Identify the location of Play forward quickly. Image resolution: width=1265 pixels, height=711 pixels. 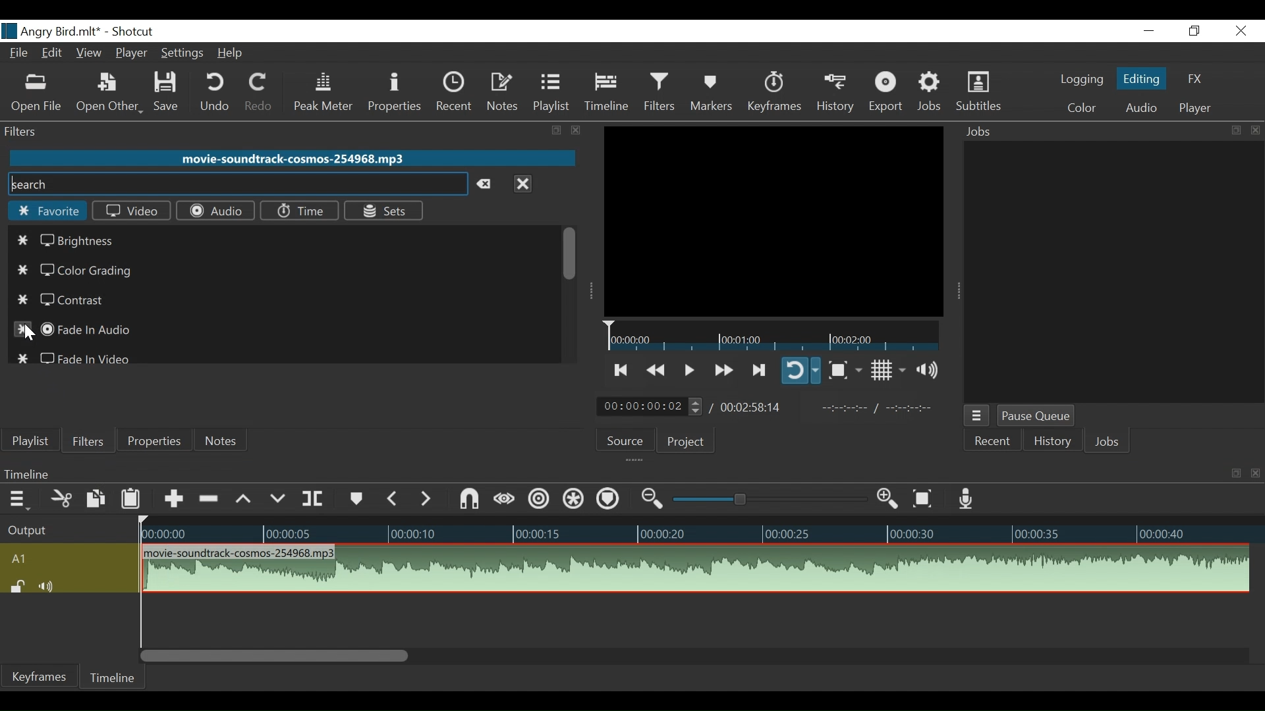
(760, 369).